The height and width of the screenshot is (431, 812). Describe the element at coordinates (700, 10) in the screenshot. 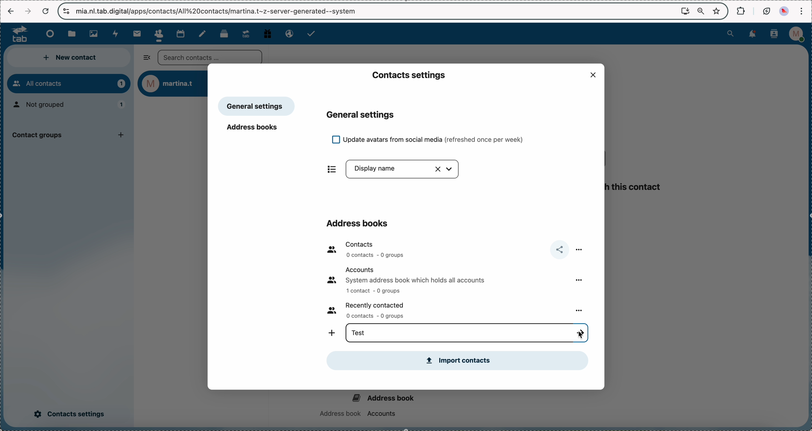

I see `zoom out` at that location.